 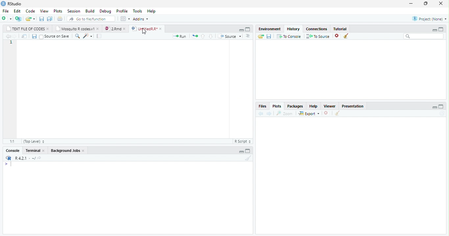 I want to click on maximize, so click(x=426, y=4).